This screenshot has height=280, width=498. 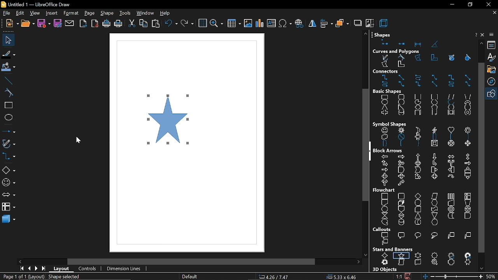 I want to click on resize share, so click(x=54, y=277).